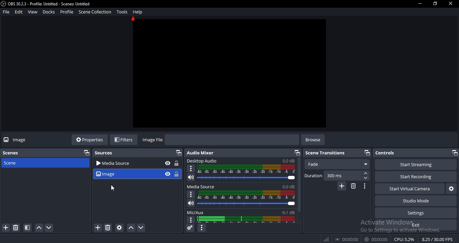  What do you see at coordinates (176, 174) in the screenshot?
I see `lock` at bounding box center [176, 174].